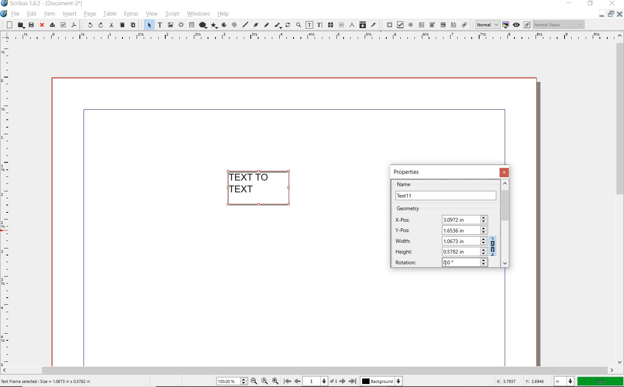  Describe the element at coordinates (214, 26) in the screenshot. I see `polygon` at that location.